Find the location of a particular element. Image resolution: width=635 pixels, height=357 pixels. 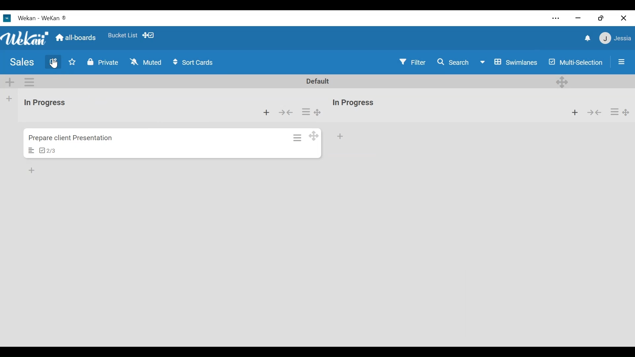

Description is located at coordinates (31, 150).